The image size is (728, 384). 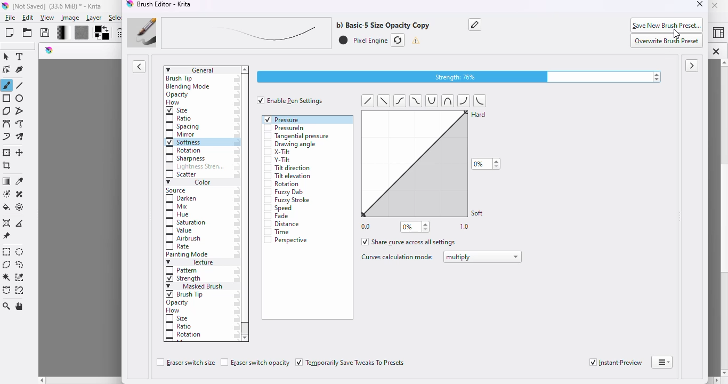 I want to click on text tool, so click(x=21, y=57).